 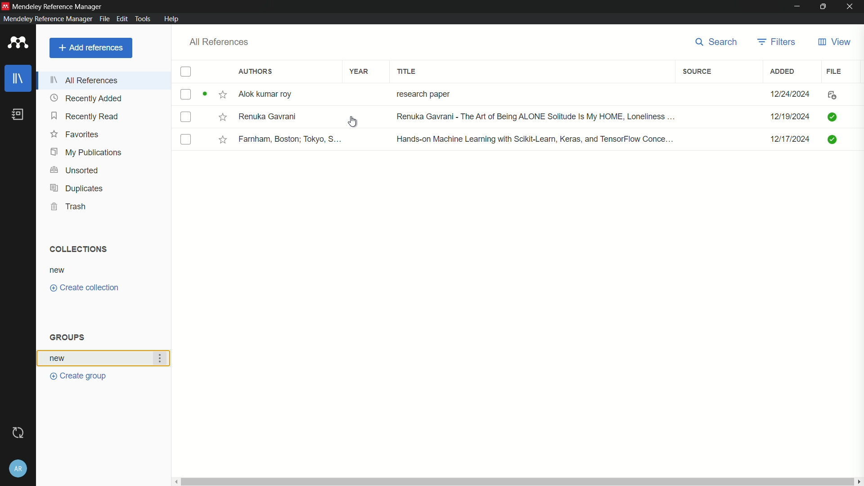 I want to click on add references, so click(x=91, y=48).